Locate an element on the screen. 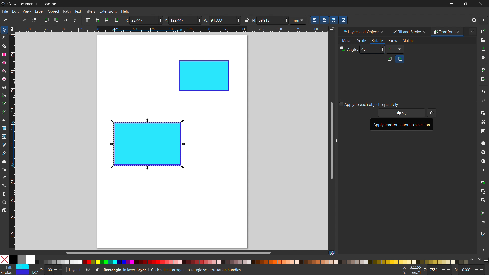 The image size is (489, 275). close is located at coordinates (480, 4).